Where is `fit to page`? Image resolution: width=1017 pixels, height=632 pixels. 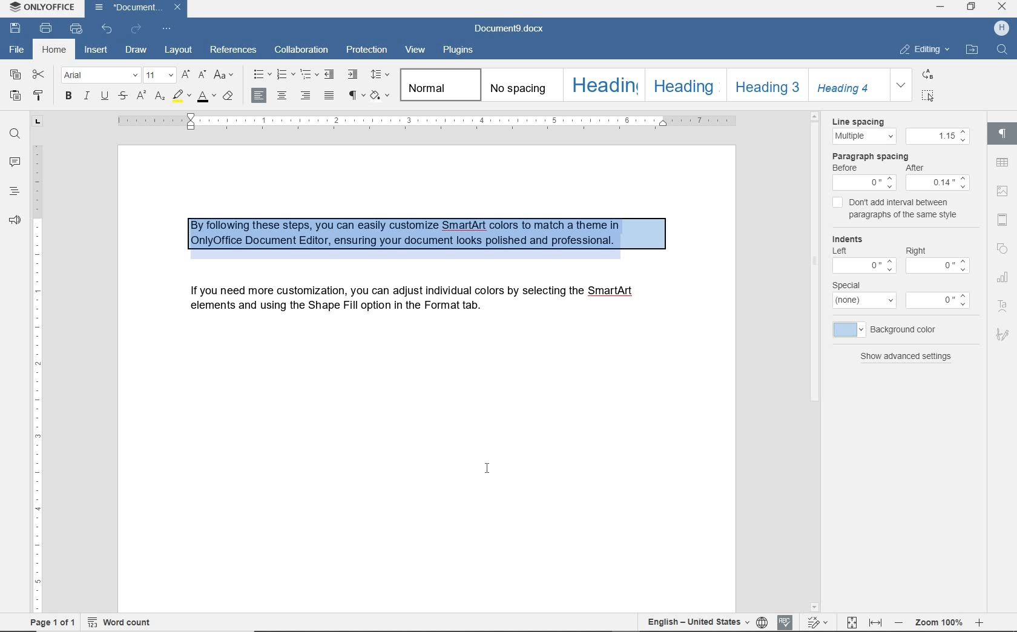 fit to page is located at coordinates (853, 620).